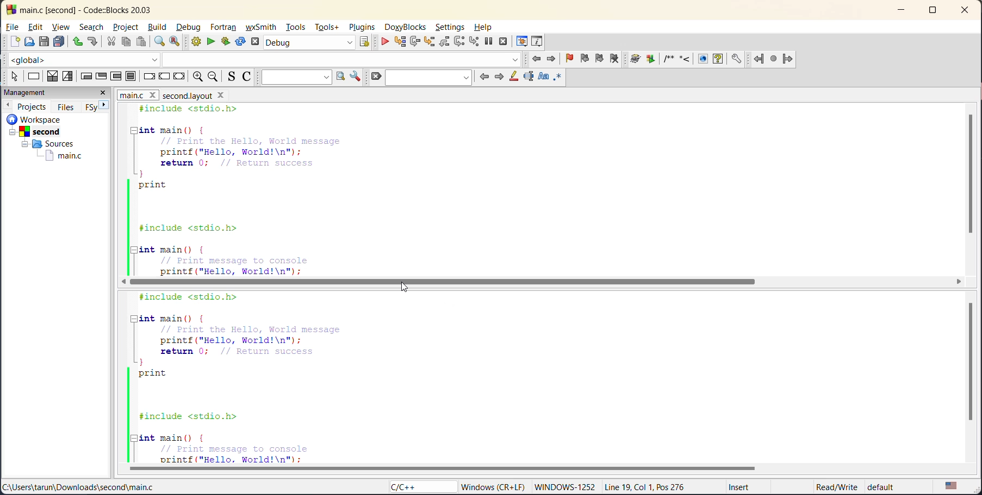 The width and height of the screenshot is (982, 495). I want to click on selection, so click(68, 77).